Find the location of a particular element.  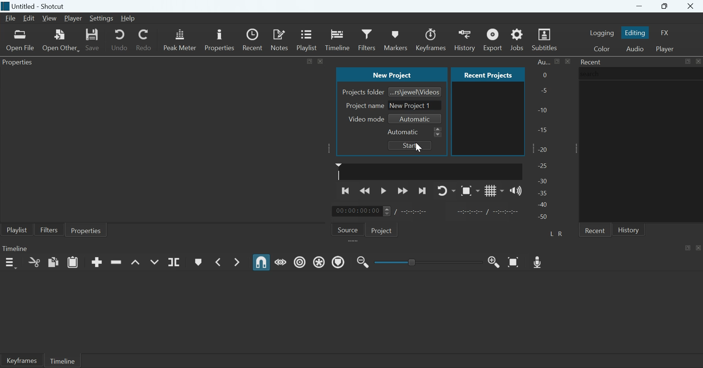

Start marker/End marker is located at coordinates (489, 211).